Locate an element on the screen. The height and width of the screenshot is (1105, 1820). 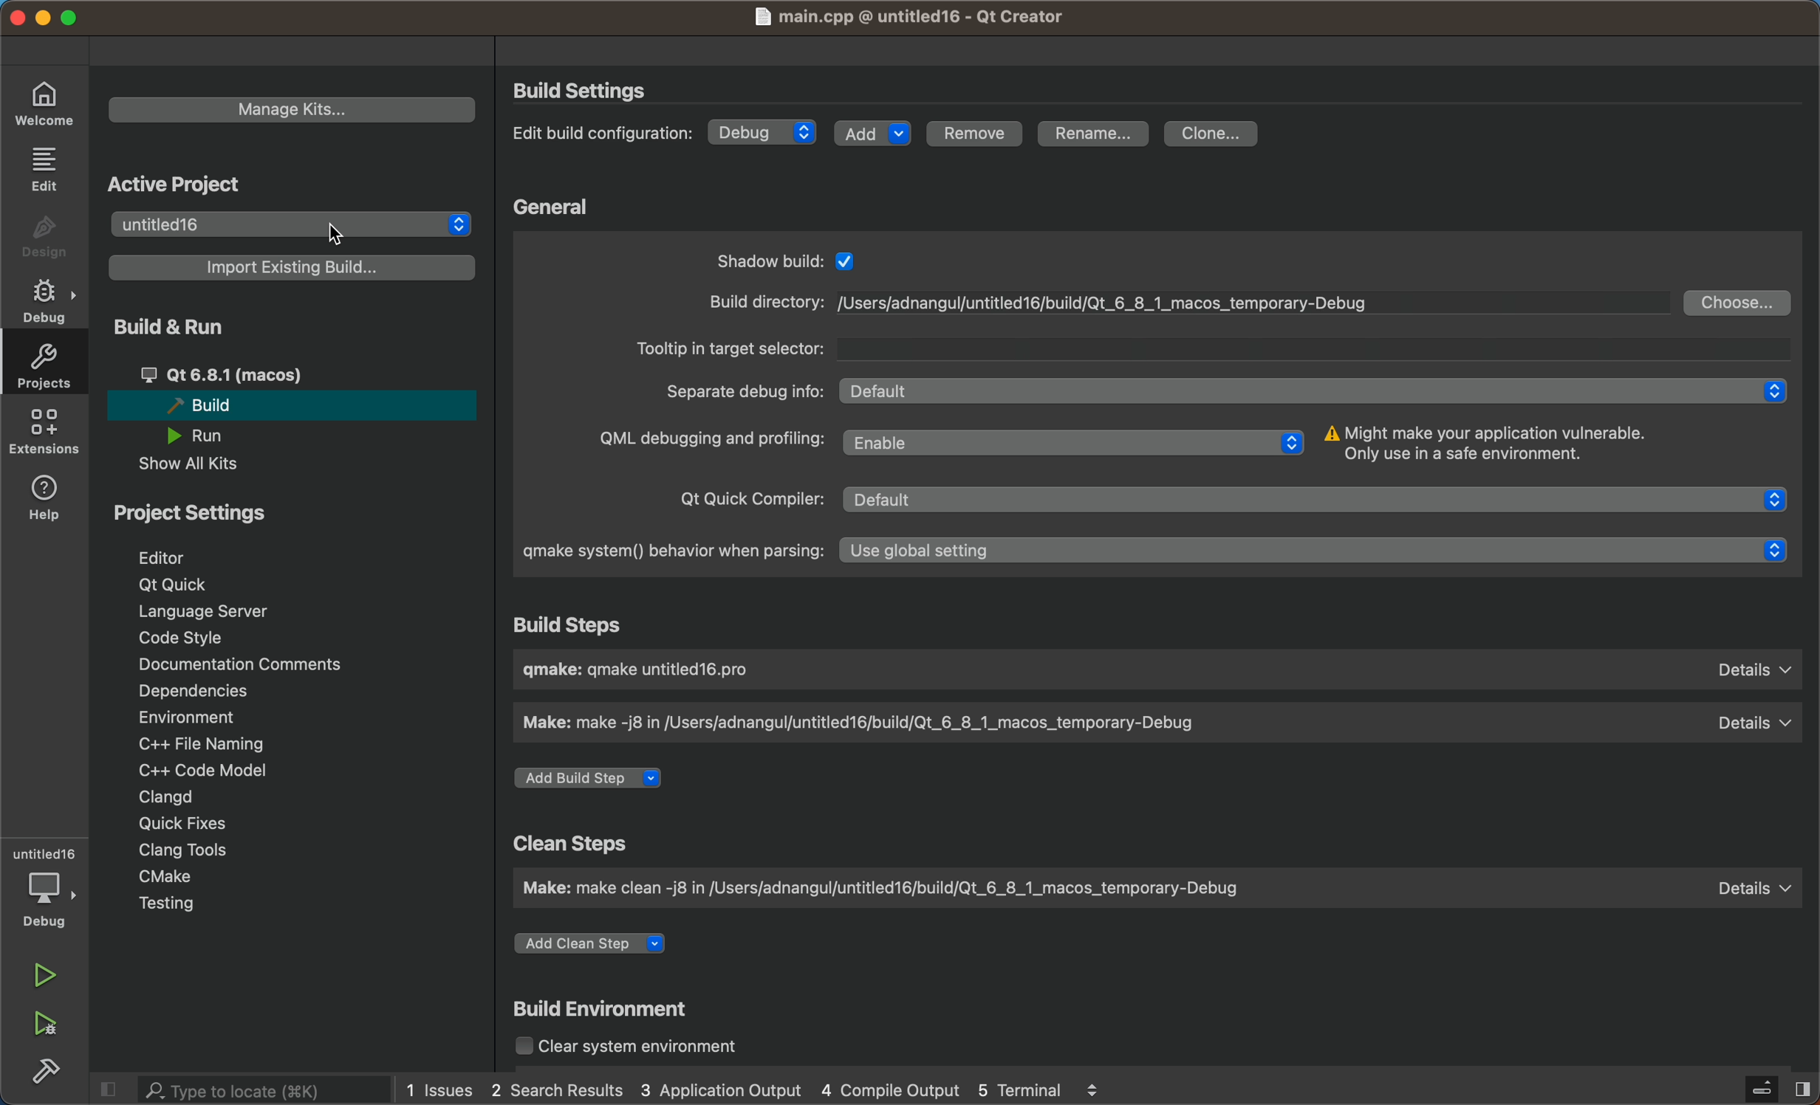
rename is located at coordinates (1101, 135).